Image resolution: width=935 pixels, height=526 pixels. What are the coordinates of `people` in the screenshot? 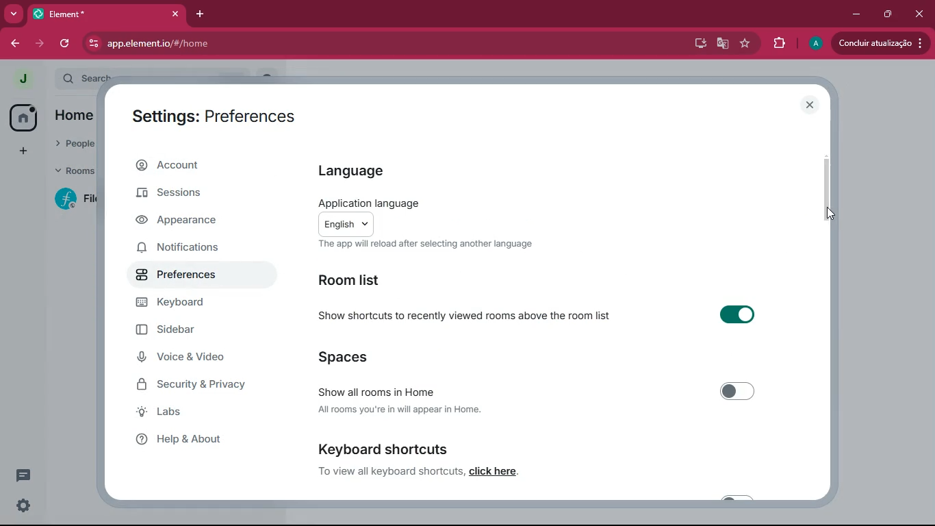 It's located at (77, 144).